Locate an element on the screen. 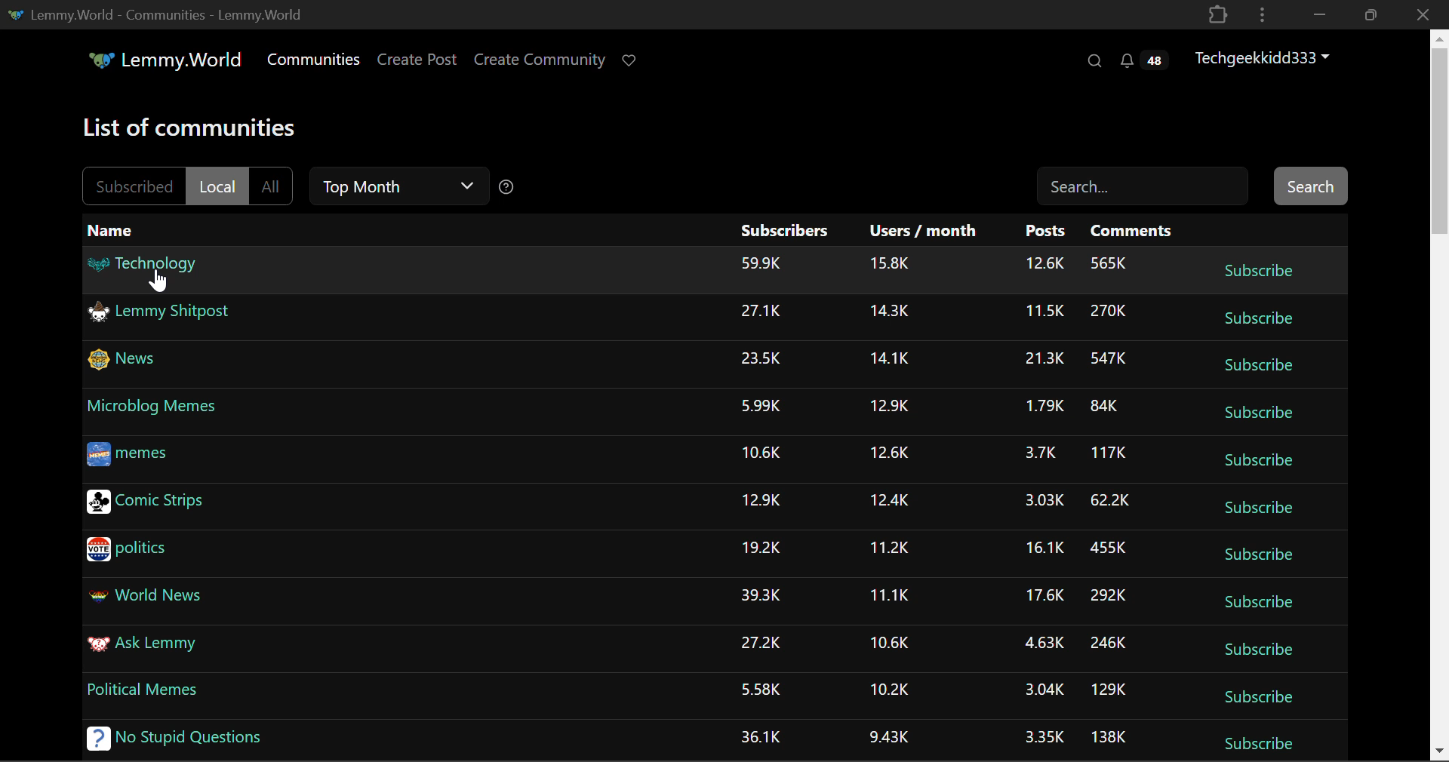 This screenshot has height=762, width=1449. Subscribe is located at coordinates (1260, 745).